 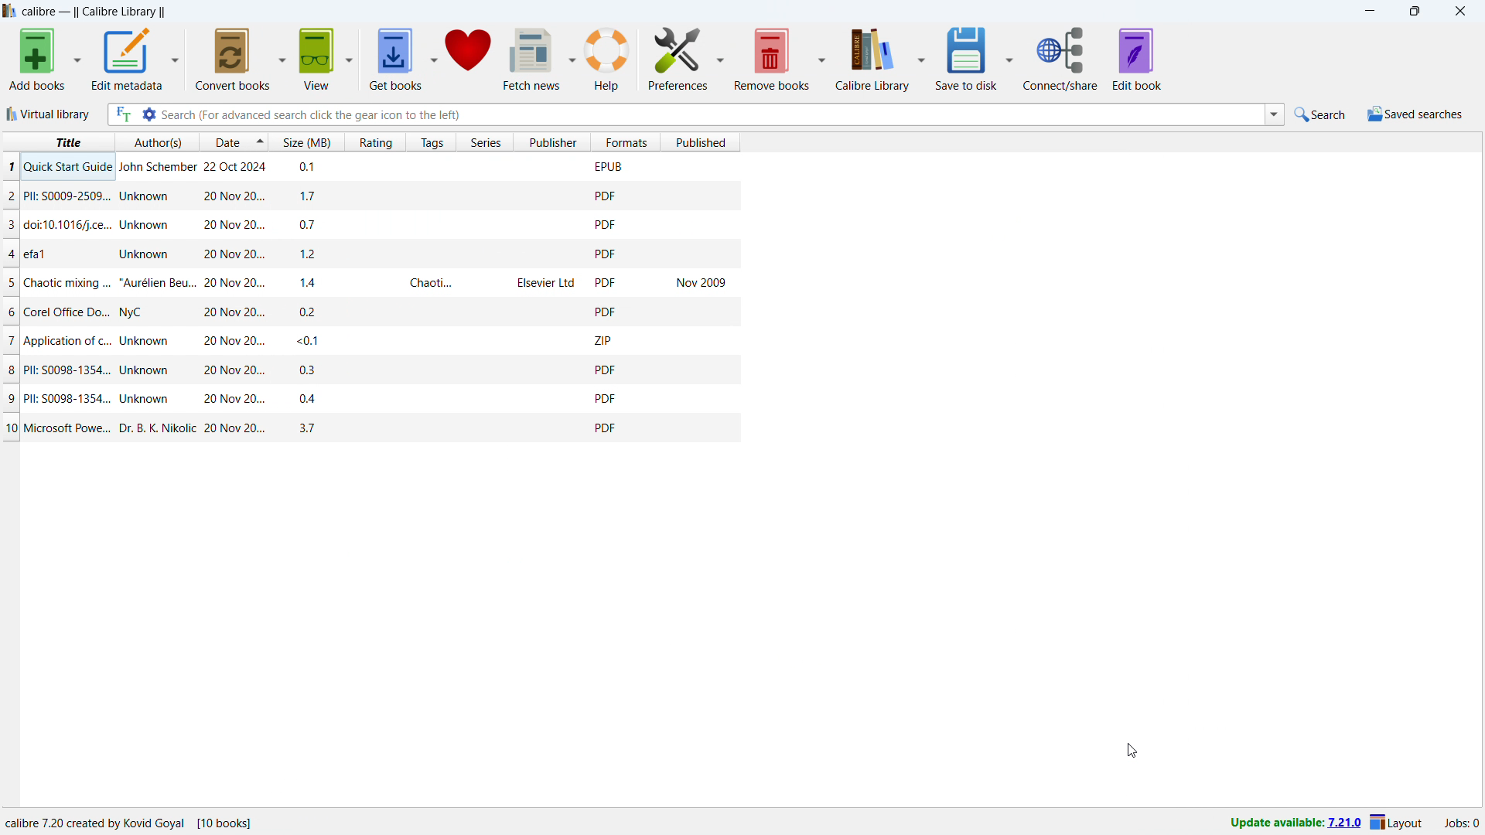 What do you see at coordinates (133, 141) in the screenshot?
I see `title author date` at bounding box center [133, 141].